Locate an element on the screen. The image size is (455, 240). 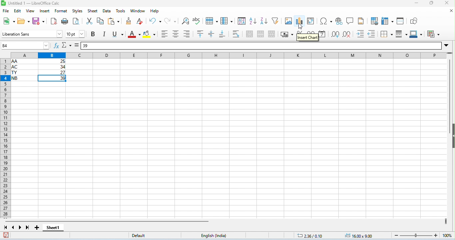
close is located at coordinates (446, 3).